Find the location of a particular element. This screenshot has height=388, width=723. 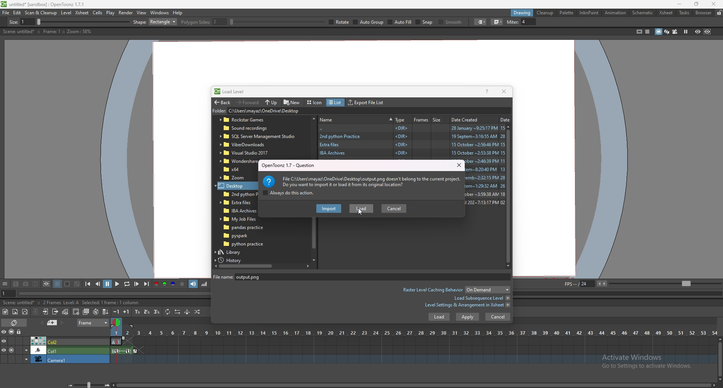

description is located at coordinates (47, 32).